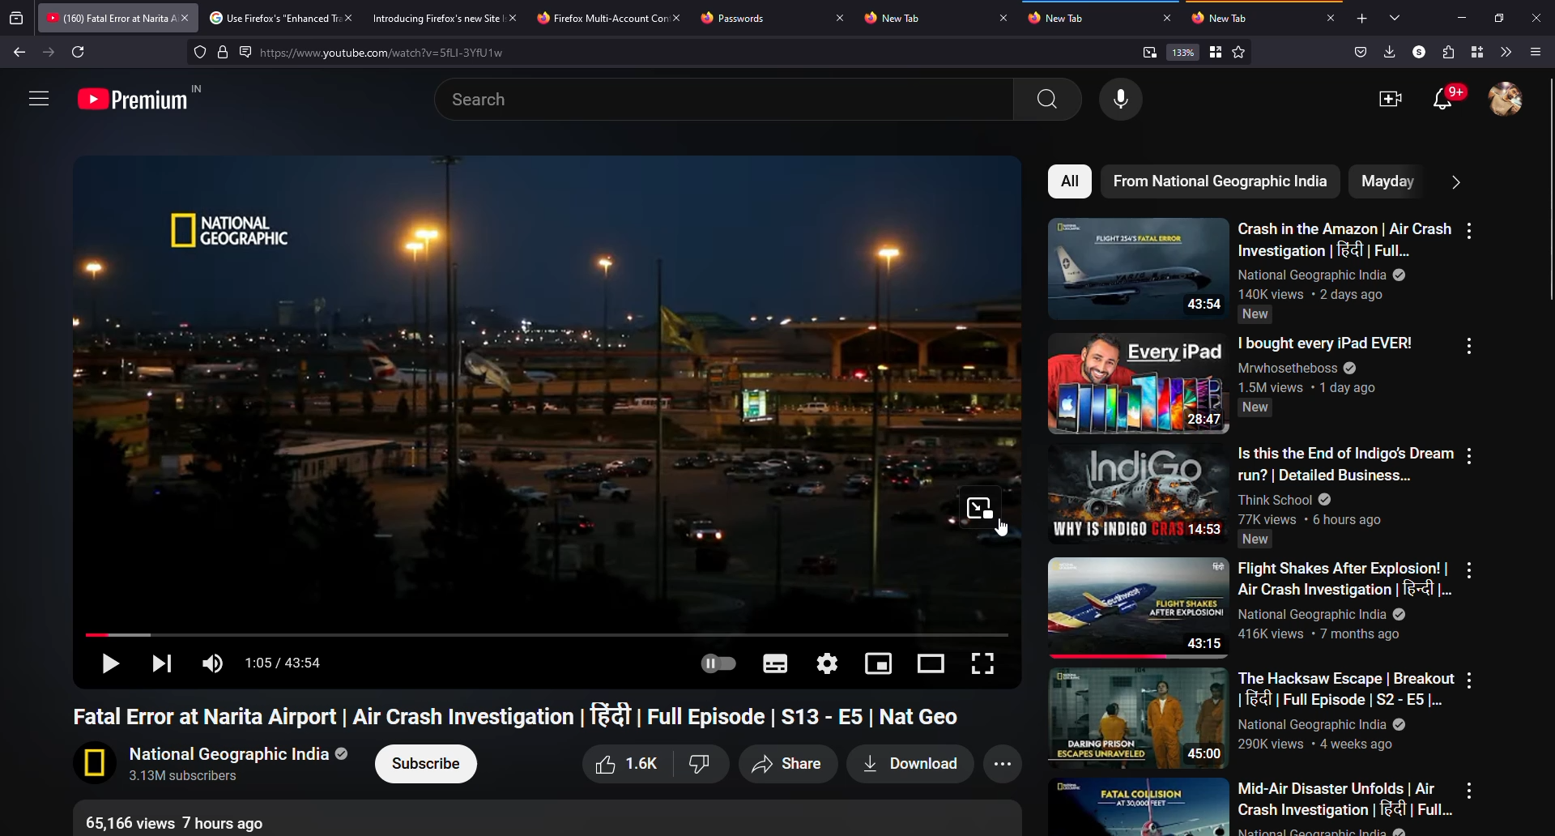 The width and height of the screenshot is (1555, 836). I want to click on Video title, so click(522, 715).